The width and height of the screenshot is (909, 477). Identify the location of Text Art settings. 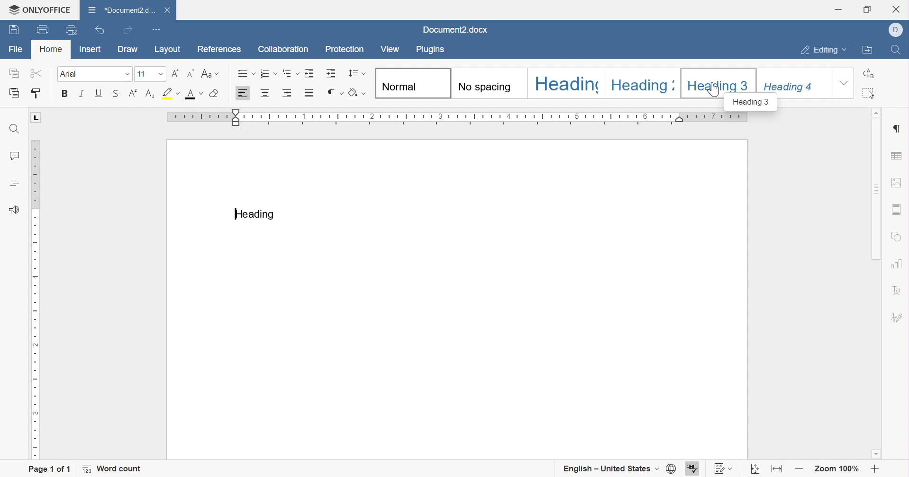
(899, 287).